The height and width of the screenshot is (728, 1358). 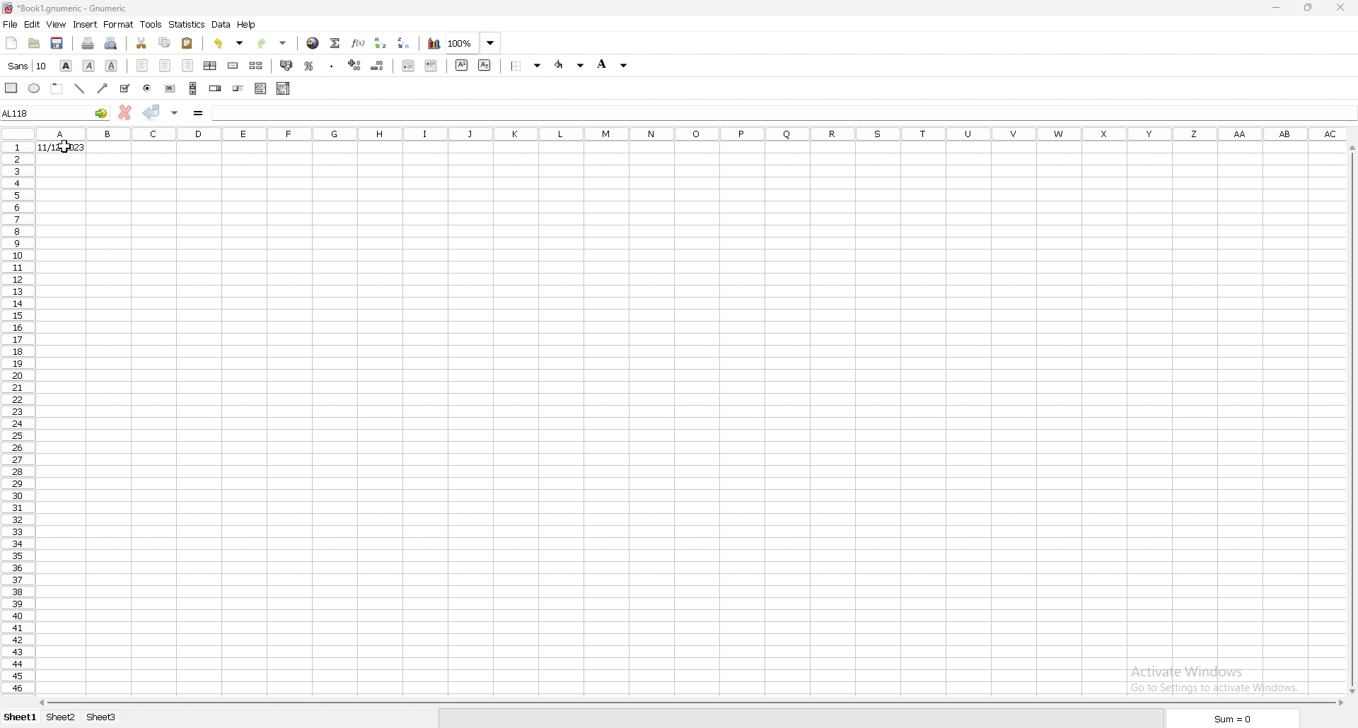 What do you see at coordinates (141, 43) in the screenshot?
I see `cut` at bounding box center [141, 43].